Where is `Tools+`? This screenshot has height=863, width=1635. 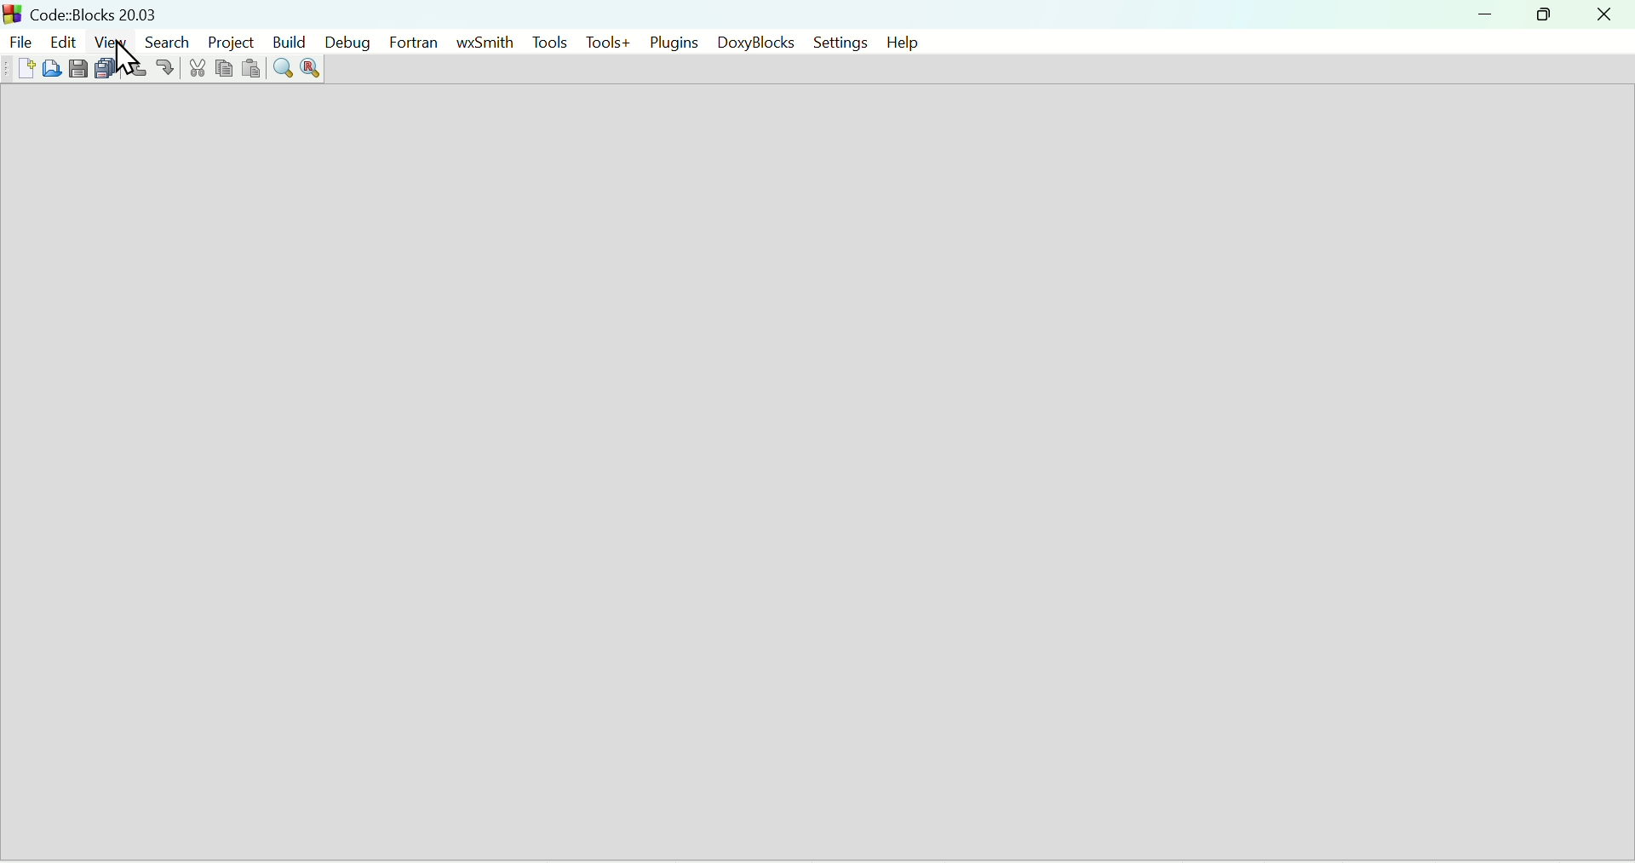 Tools+ is located at coordinates (608, 42).